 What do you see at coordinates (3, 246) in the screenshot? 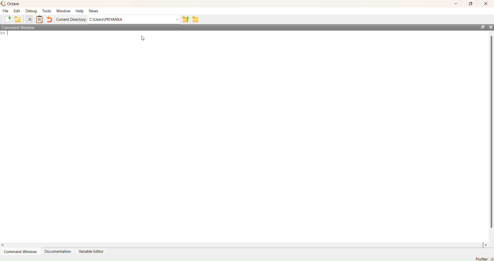
I see `scroll left` at bounding box center [3, 246].